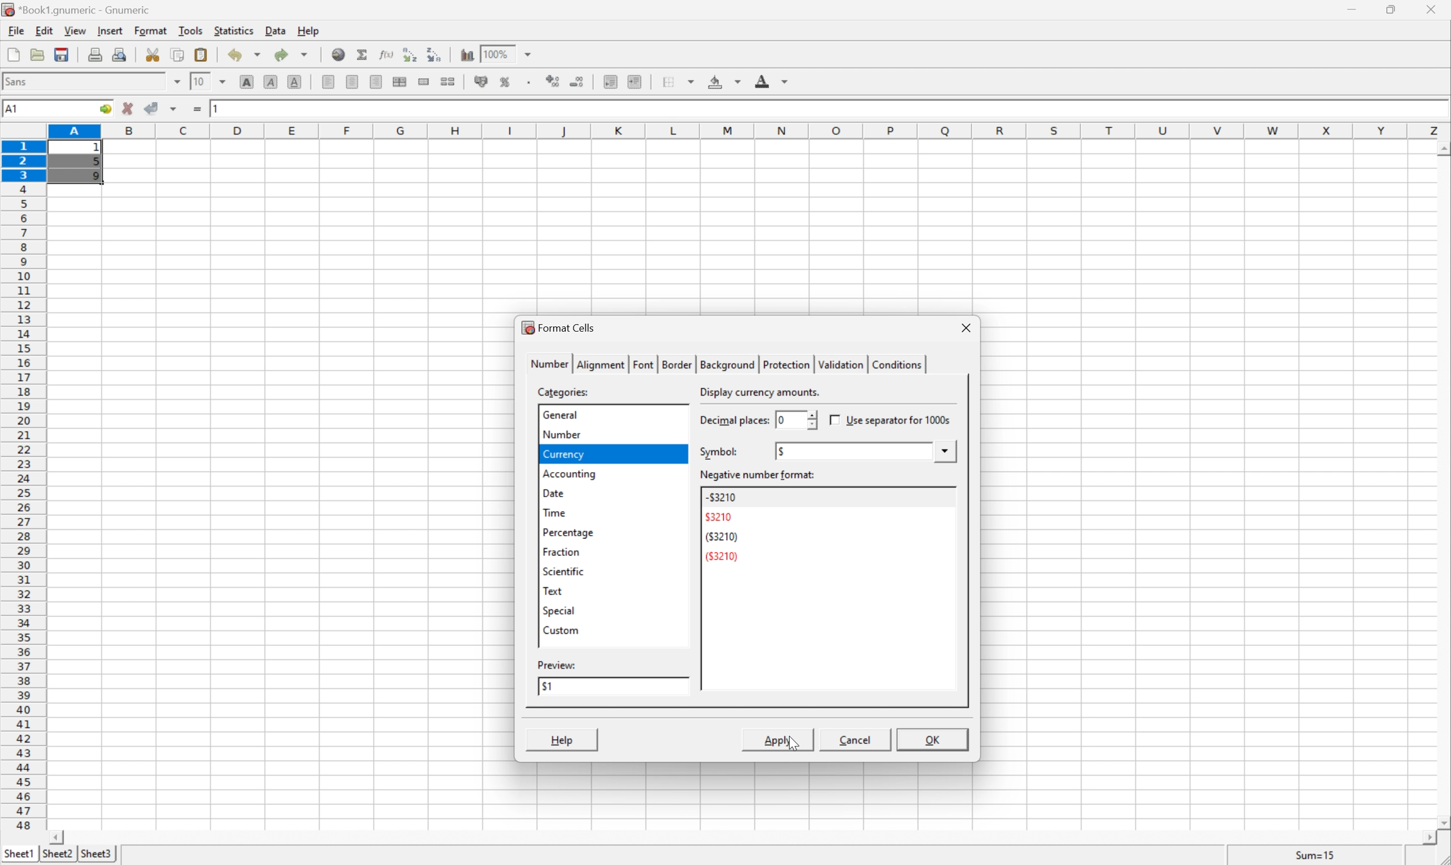 The width and height of the screenshot is (1451, 865). Describe the element at coordinates (233, 30) in the screenshot. I see `statistics` at that location.